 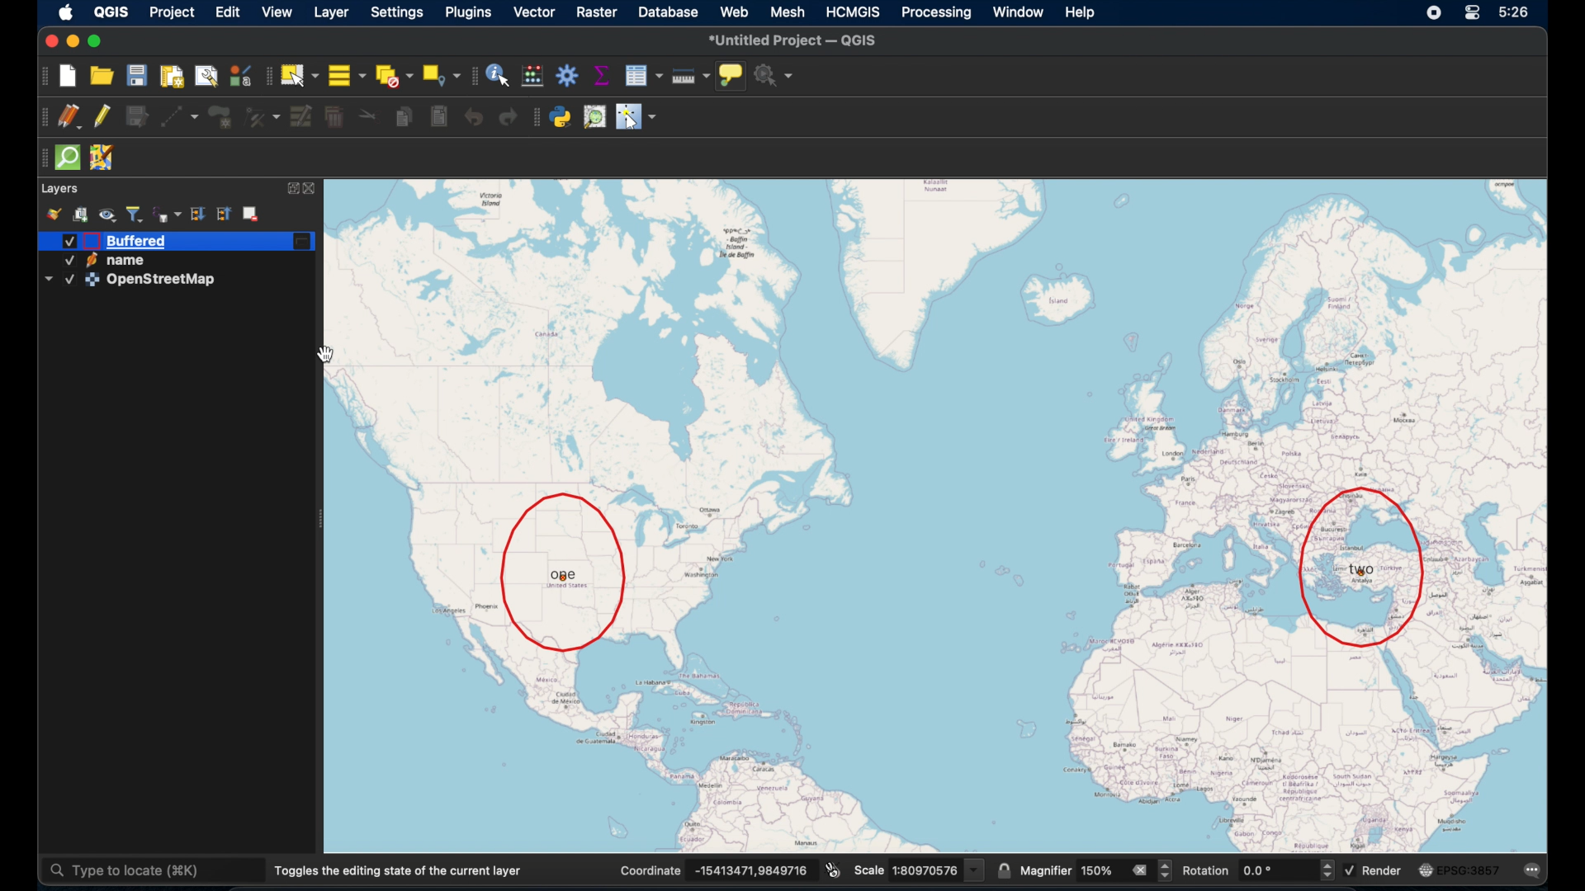 What do you see at coordinates (325, 354) in the screenshot?
I see `hand cursor` at bounding box center [325, 354].